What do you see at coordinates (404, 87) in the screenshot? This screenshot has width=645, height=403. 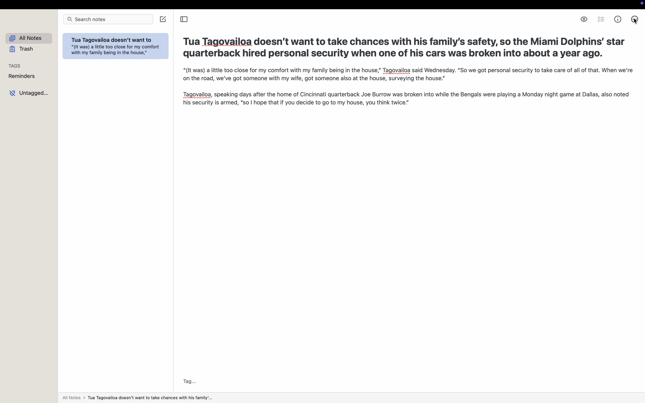 I see `“(It was) a little too close for my comfort with my family being in the house,” Tagovailoa said Wednesday. “So we got personal security to take care of all of that. When we're
on the road, we've got someone with my wife, got someone also at the house, surveying the house.”

Tagovailoa, speaking days after the home of Cincinnati quarterback Joe Burrow was broken into while the Bengals were playing a Monday night game at Dallas, also noted
his security is armed, "so | hope that if you decide to go to my house, you think twice.”` at bounding box center [404, 87].